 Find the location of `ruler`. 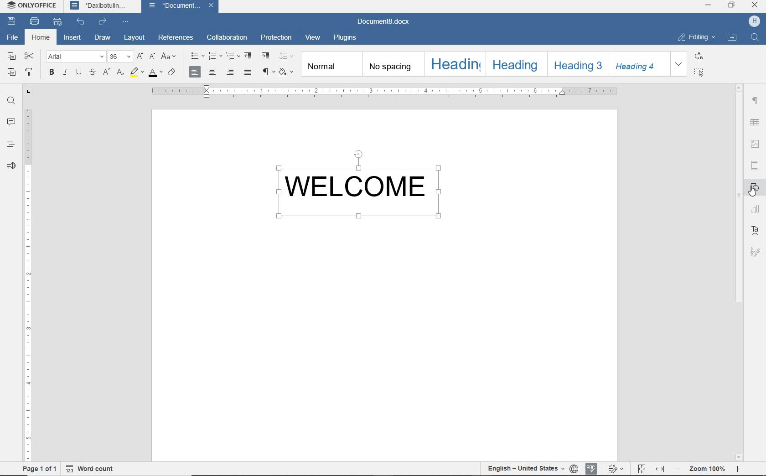

ruler is located at coordinates (384, 91).